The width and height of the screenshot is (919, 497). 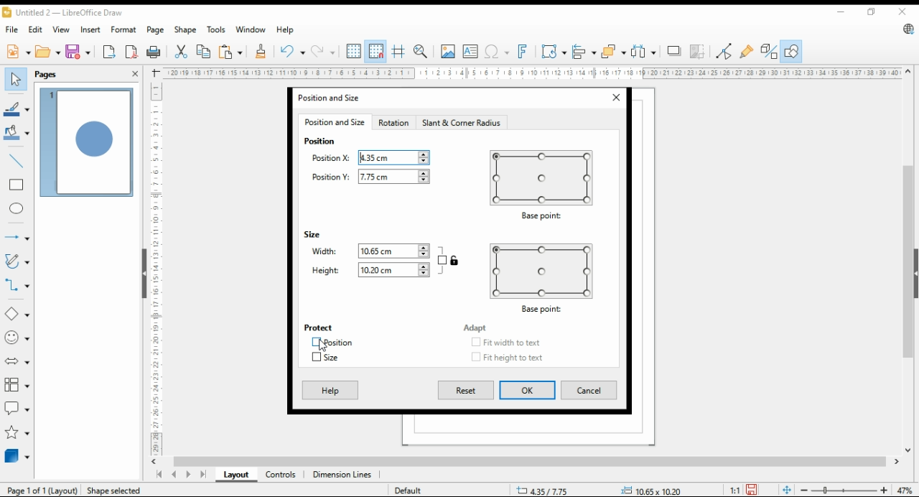 I want to click on base point preview, so click(x=538, y=183).